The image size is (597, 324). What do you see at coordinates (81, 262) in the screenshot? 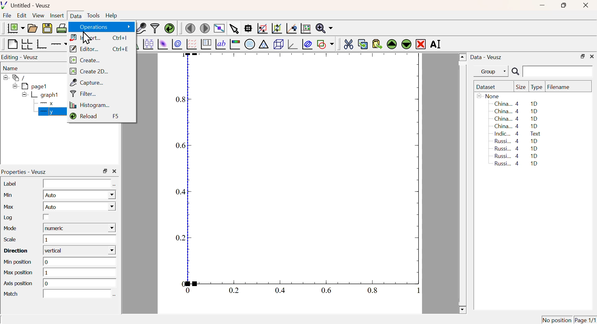
I see `0` at bounding box center [81, 262].